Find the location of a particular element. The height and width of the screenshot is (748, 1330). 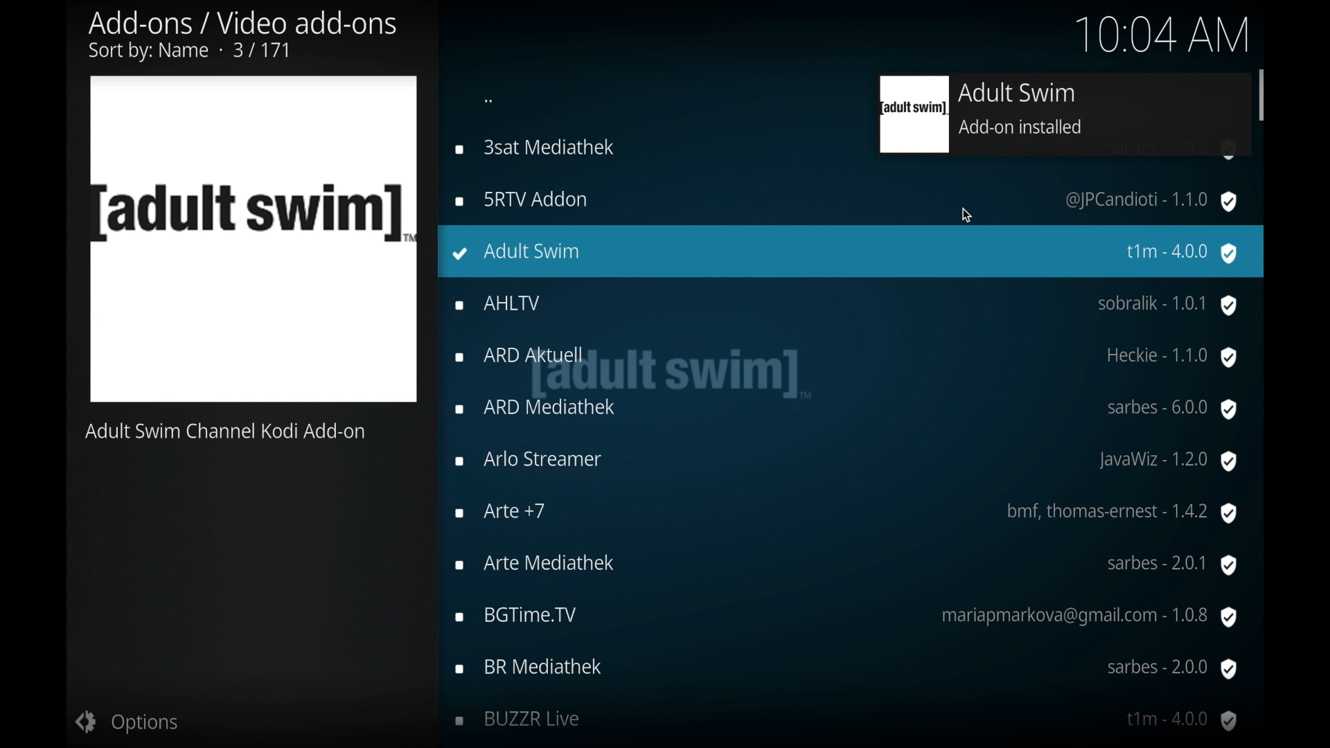

options is located at coordinates (125, 722).